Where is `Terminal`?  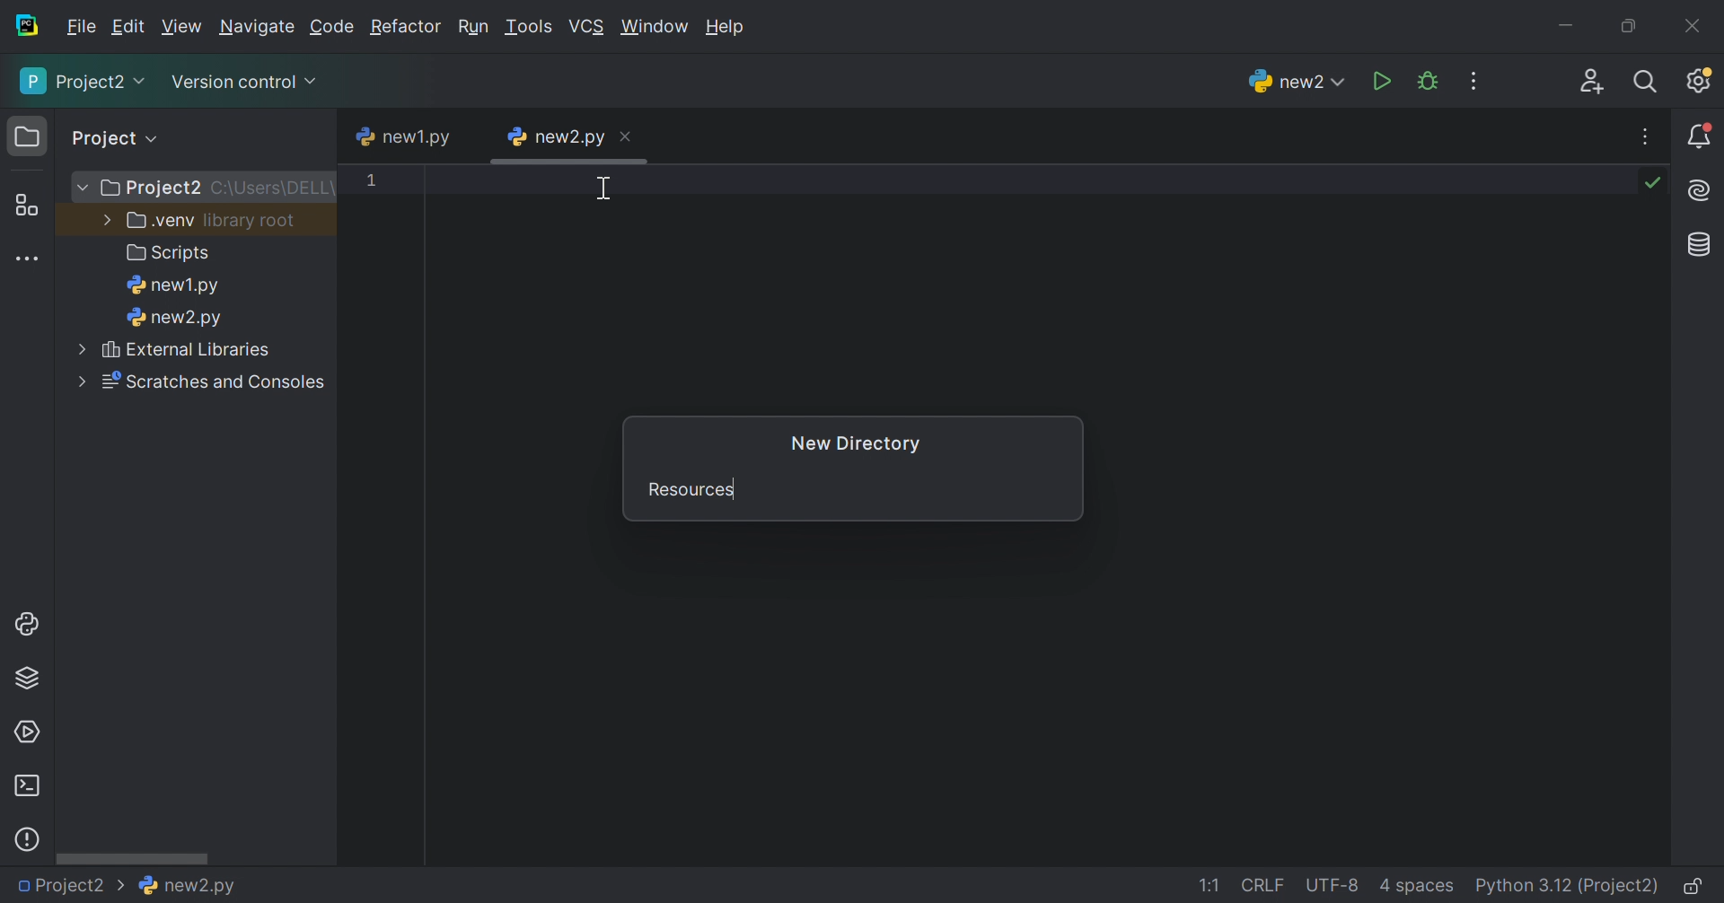 Terminal is located at coordinates (28, 786).